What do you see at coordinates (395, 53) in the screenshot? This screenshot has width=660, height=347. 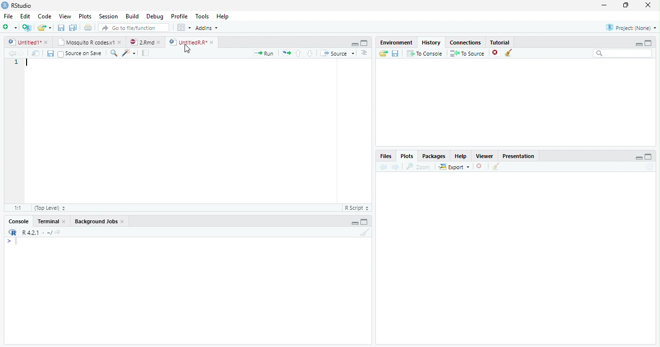 I see `Save history into a file` at bounding box center [395, 53].